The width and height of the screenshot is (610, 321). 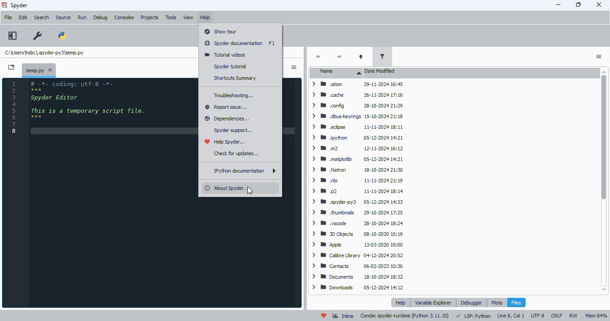 What do you see at coordinates (230, 66) in the screenshot?
I see `spyder tutorial` at bounding box center [230, 66].